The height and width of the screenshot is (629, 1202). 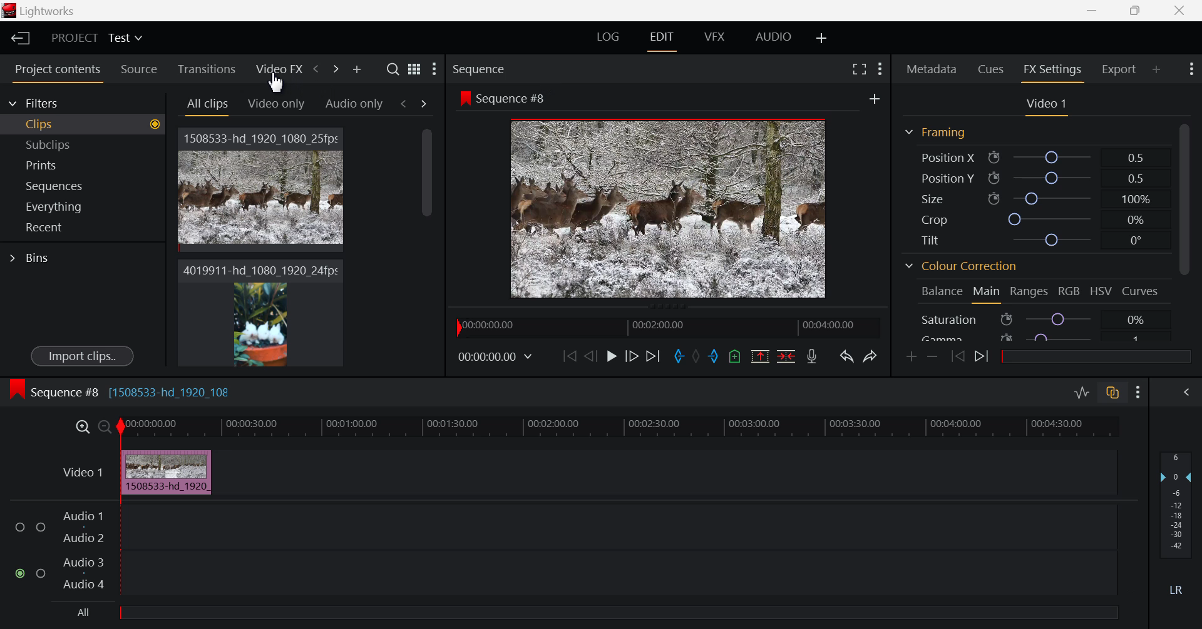 I want to click on Toggle Audio Levels Editing, so click(x=1082, y=393).